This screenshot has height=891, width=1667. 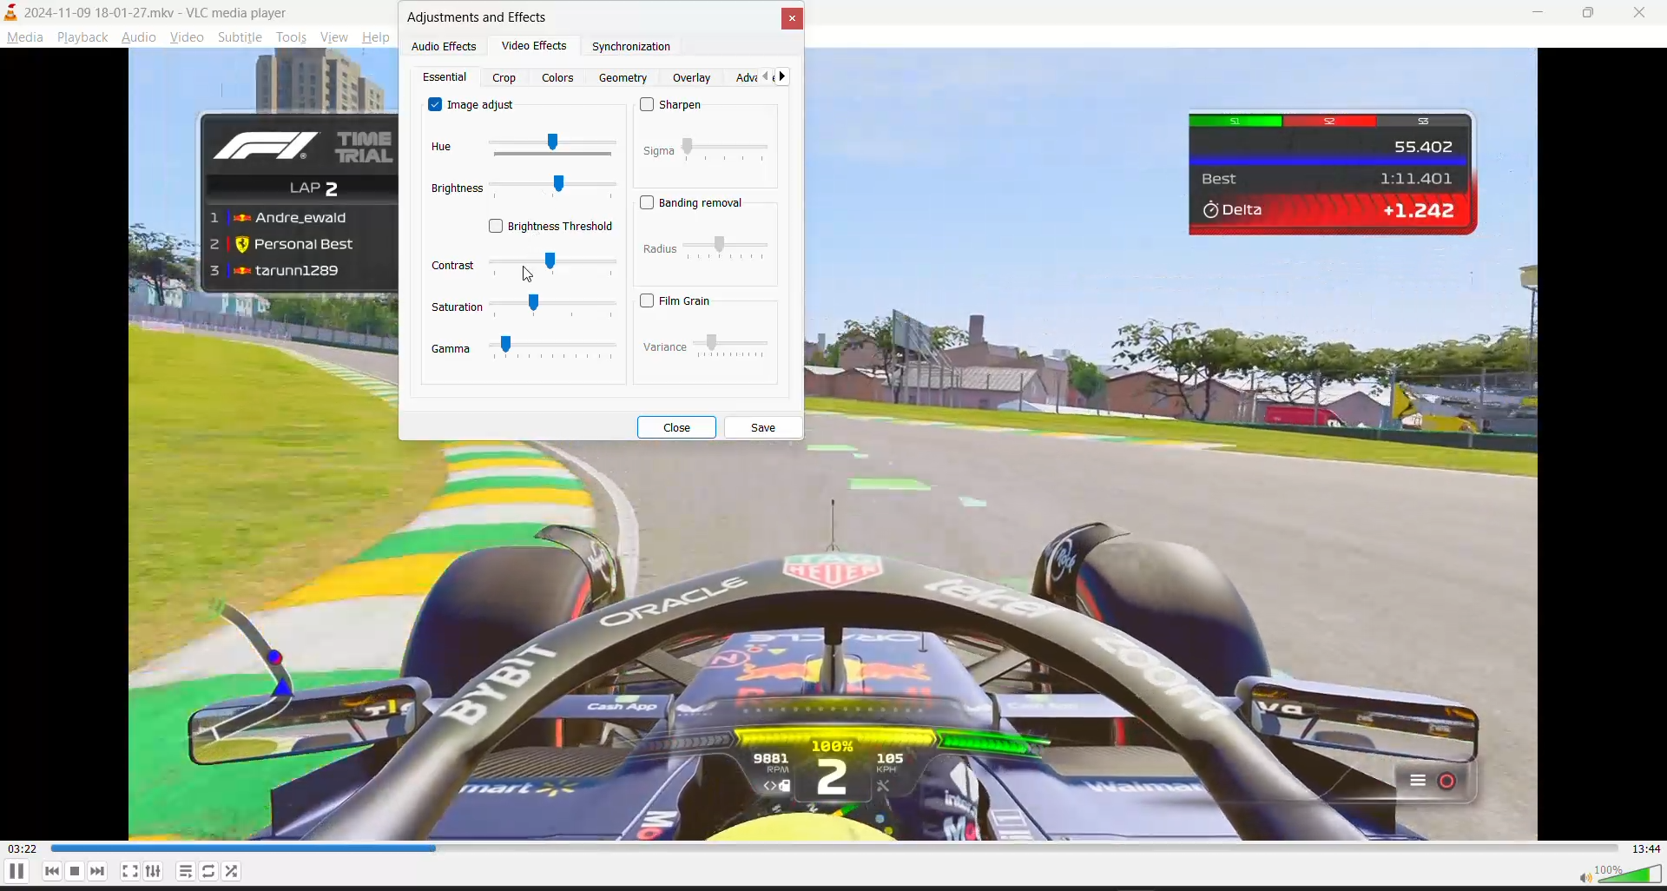 What do you see at coordinates (675, 106) in the screenshot?
I see `sharpen` at bounding box center [675, 106].